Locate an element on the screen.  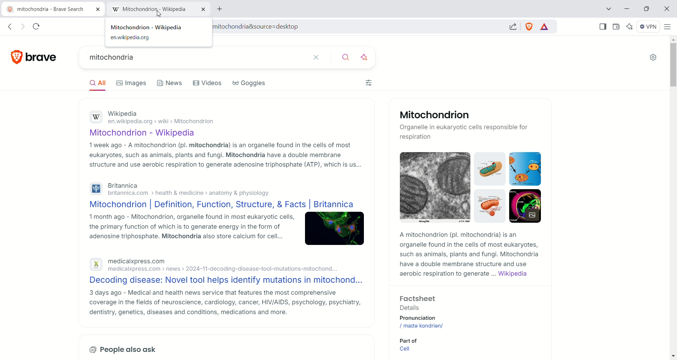
3 days ago - Medical and health news service that features the most comprehensive
coverage in the fields of neuroscience, cardiology, cancer, HIV/AIDS, psychology, psychiatry,
dentistry, genetics, diseases and conditions, medications and more. is located at coordinates (225, 304).